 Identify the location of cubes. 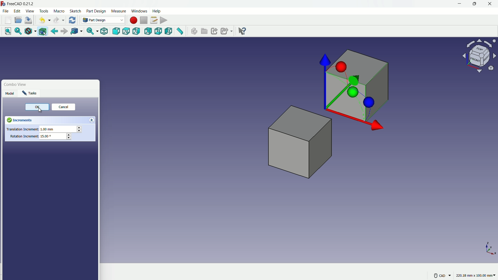
(315, 115).